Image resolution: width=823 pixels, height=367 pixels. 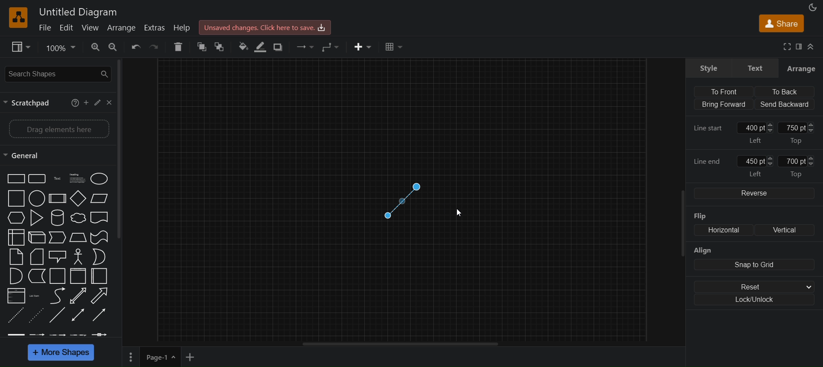 I want to click on Unsaved changes. Click here to save, so click(x=265, y=27).